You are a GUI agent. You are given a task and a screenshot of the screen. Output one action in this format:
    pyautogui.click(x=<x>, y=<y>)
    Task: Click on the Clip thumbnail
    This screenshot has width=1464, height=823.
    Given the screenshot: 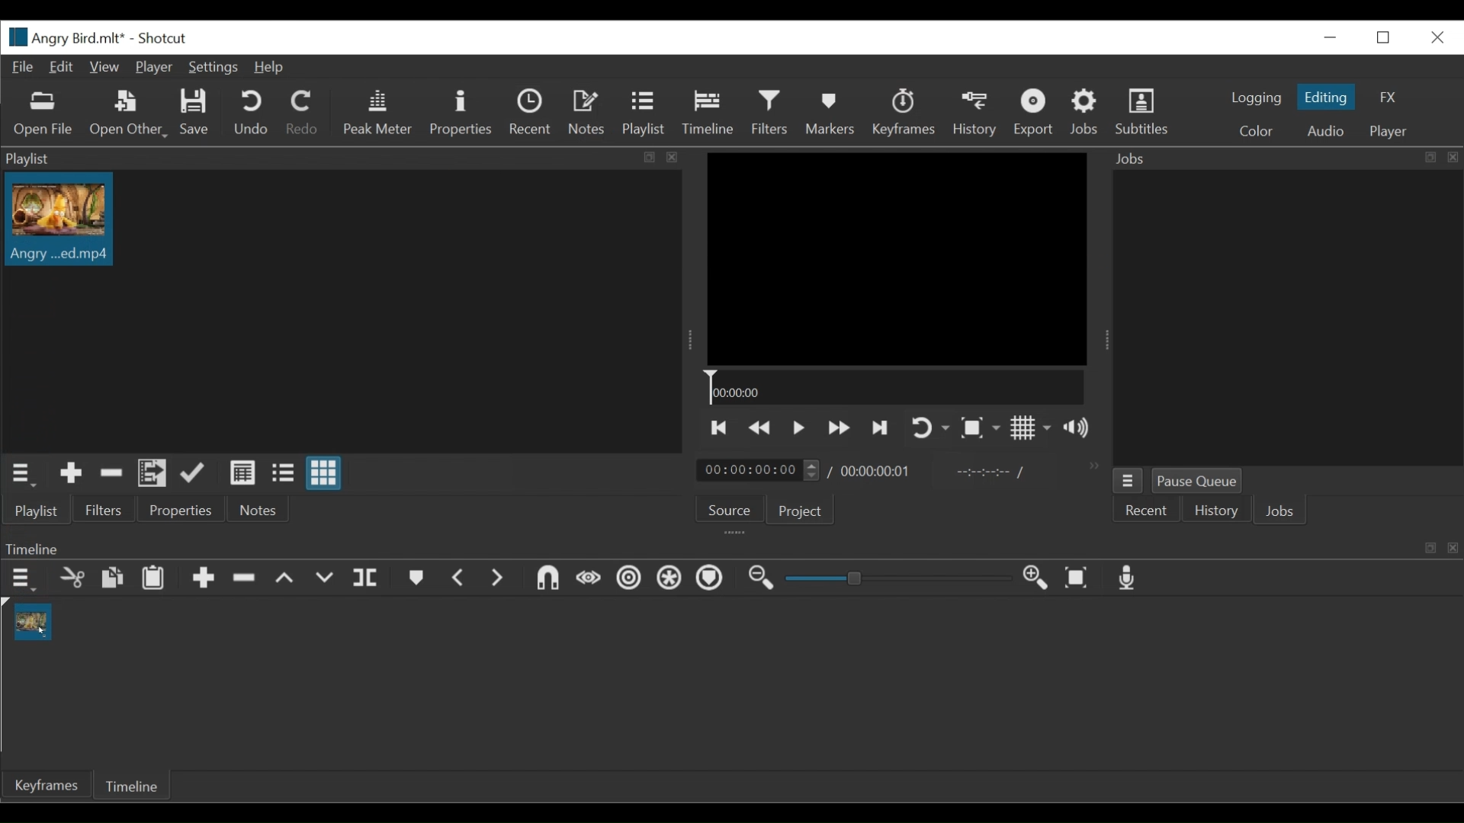 What is the action you would take?
    pyautogui.click(x=61, y=219)
    